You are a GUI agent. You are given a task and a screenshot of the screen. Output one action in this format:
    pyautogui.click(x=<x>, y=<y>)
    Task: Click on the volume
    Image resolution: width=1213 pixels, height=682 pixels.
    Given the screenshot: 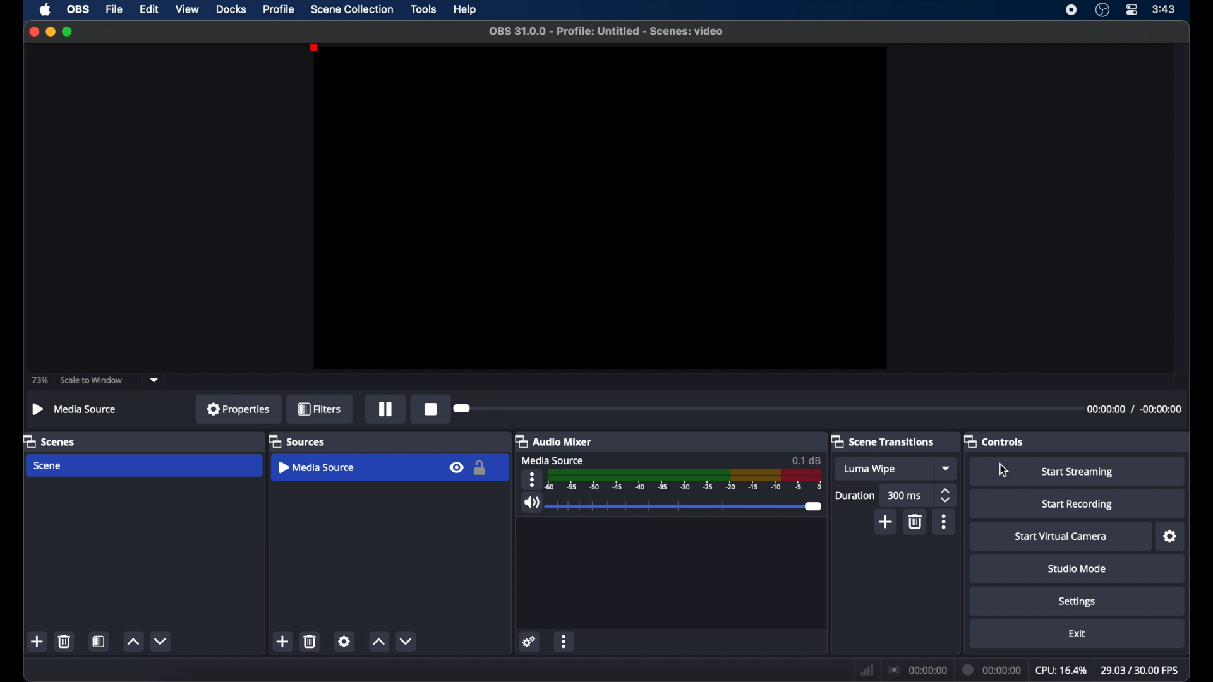 What is the action you would take?
    pyautogui.click(x=531, y=503)
    